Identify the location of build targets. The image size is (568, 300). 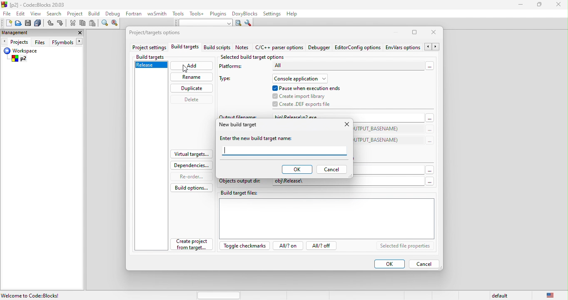
(157, 56).